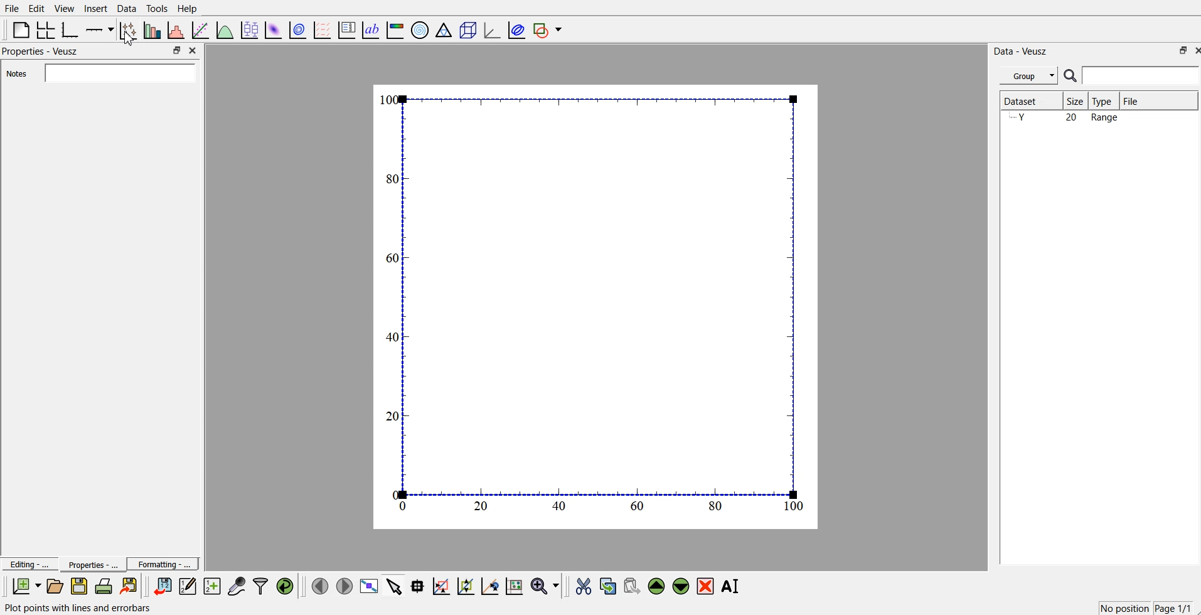  What do you see at coordinates (548, 29) in the screenshot?
I see `add a shape to the plot` at bounding box center [548, 29].